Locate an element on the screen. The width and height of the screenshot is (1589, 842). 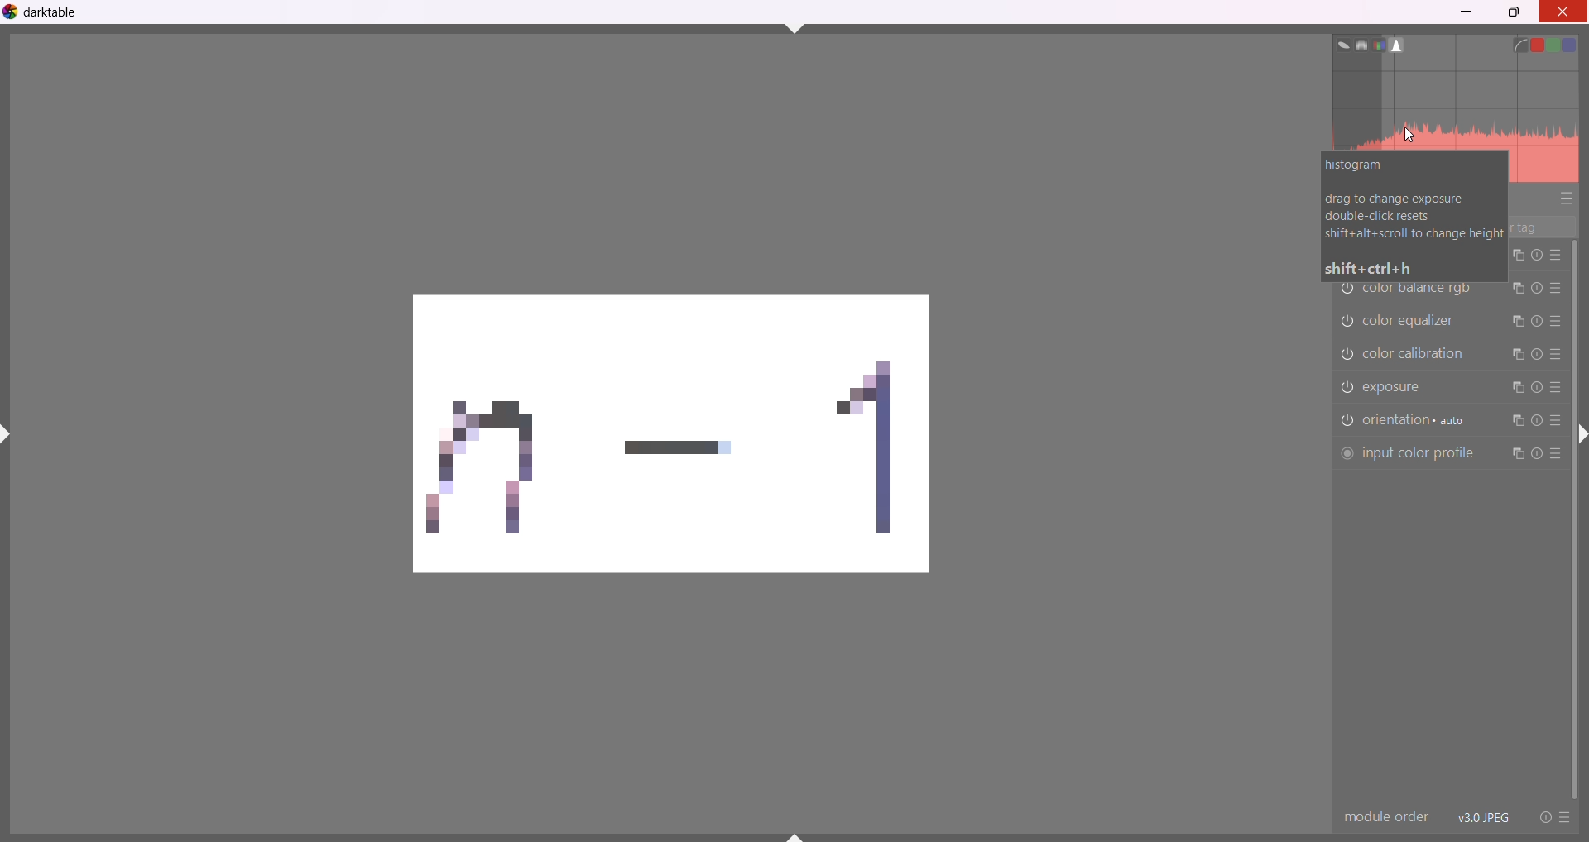
reset parameters is located at coordinates (1536, 422).